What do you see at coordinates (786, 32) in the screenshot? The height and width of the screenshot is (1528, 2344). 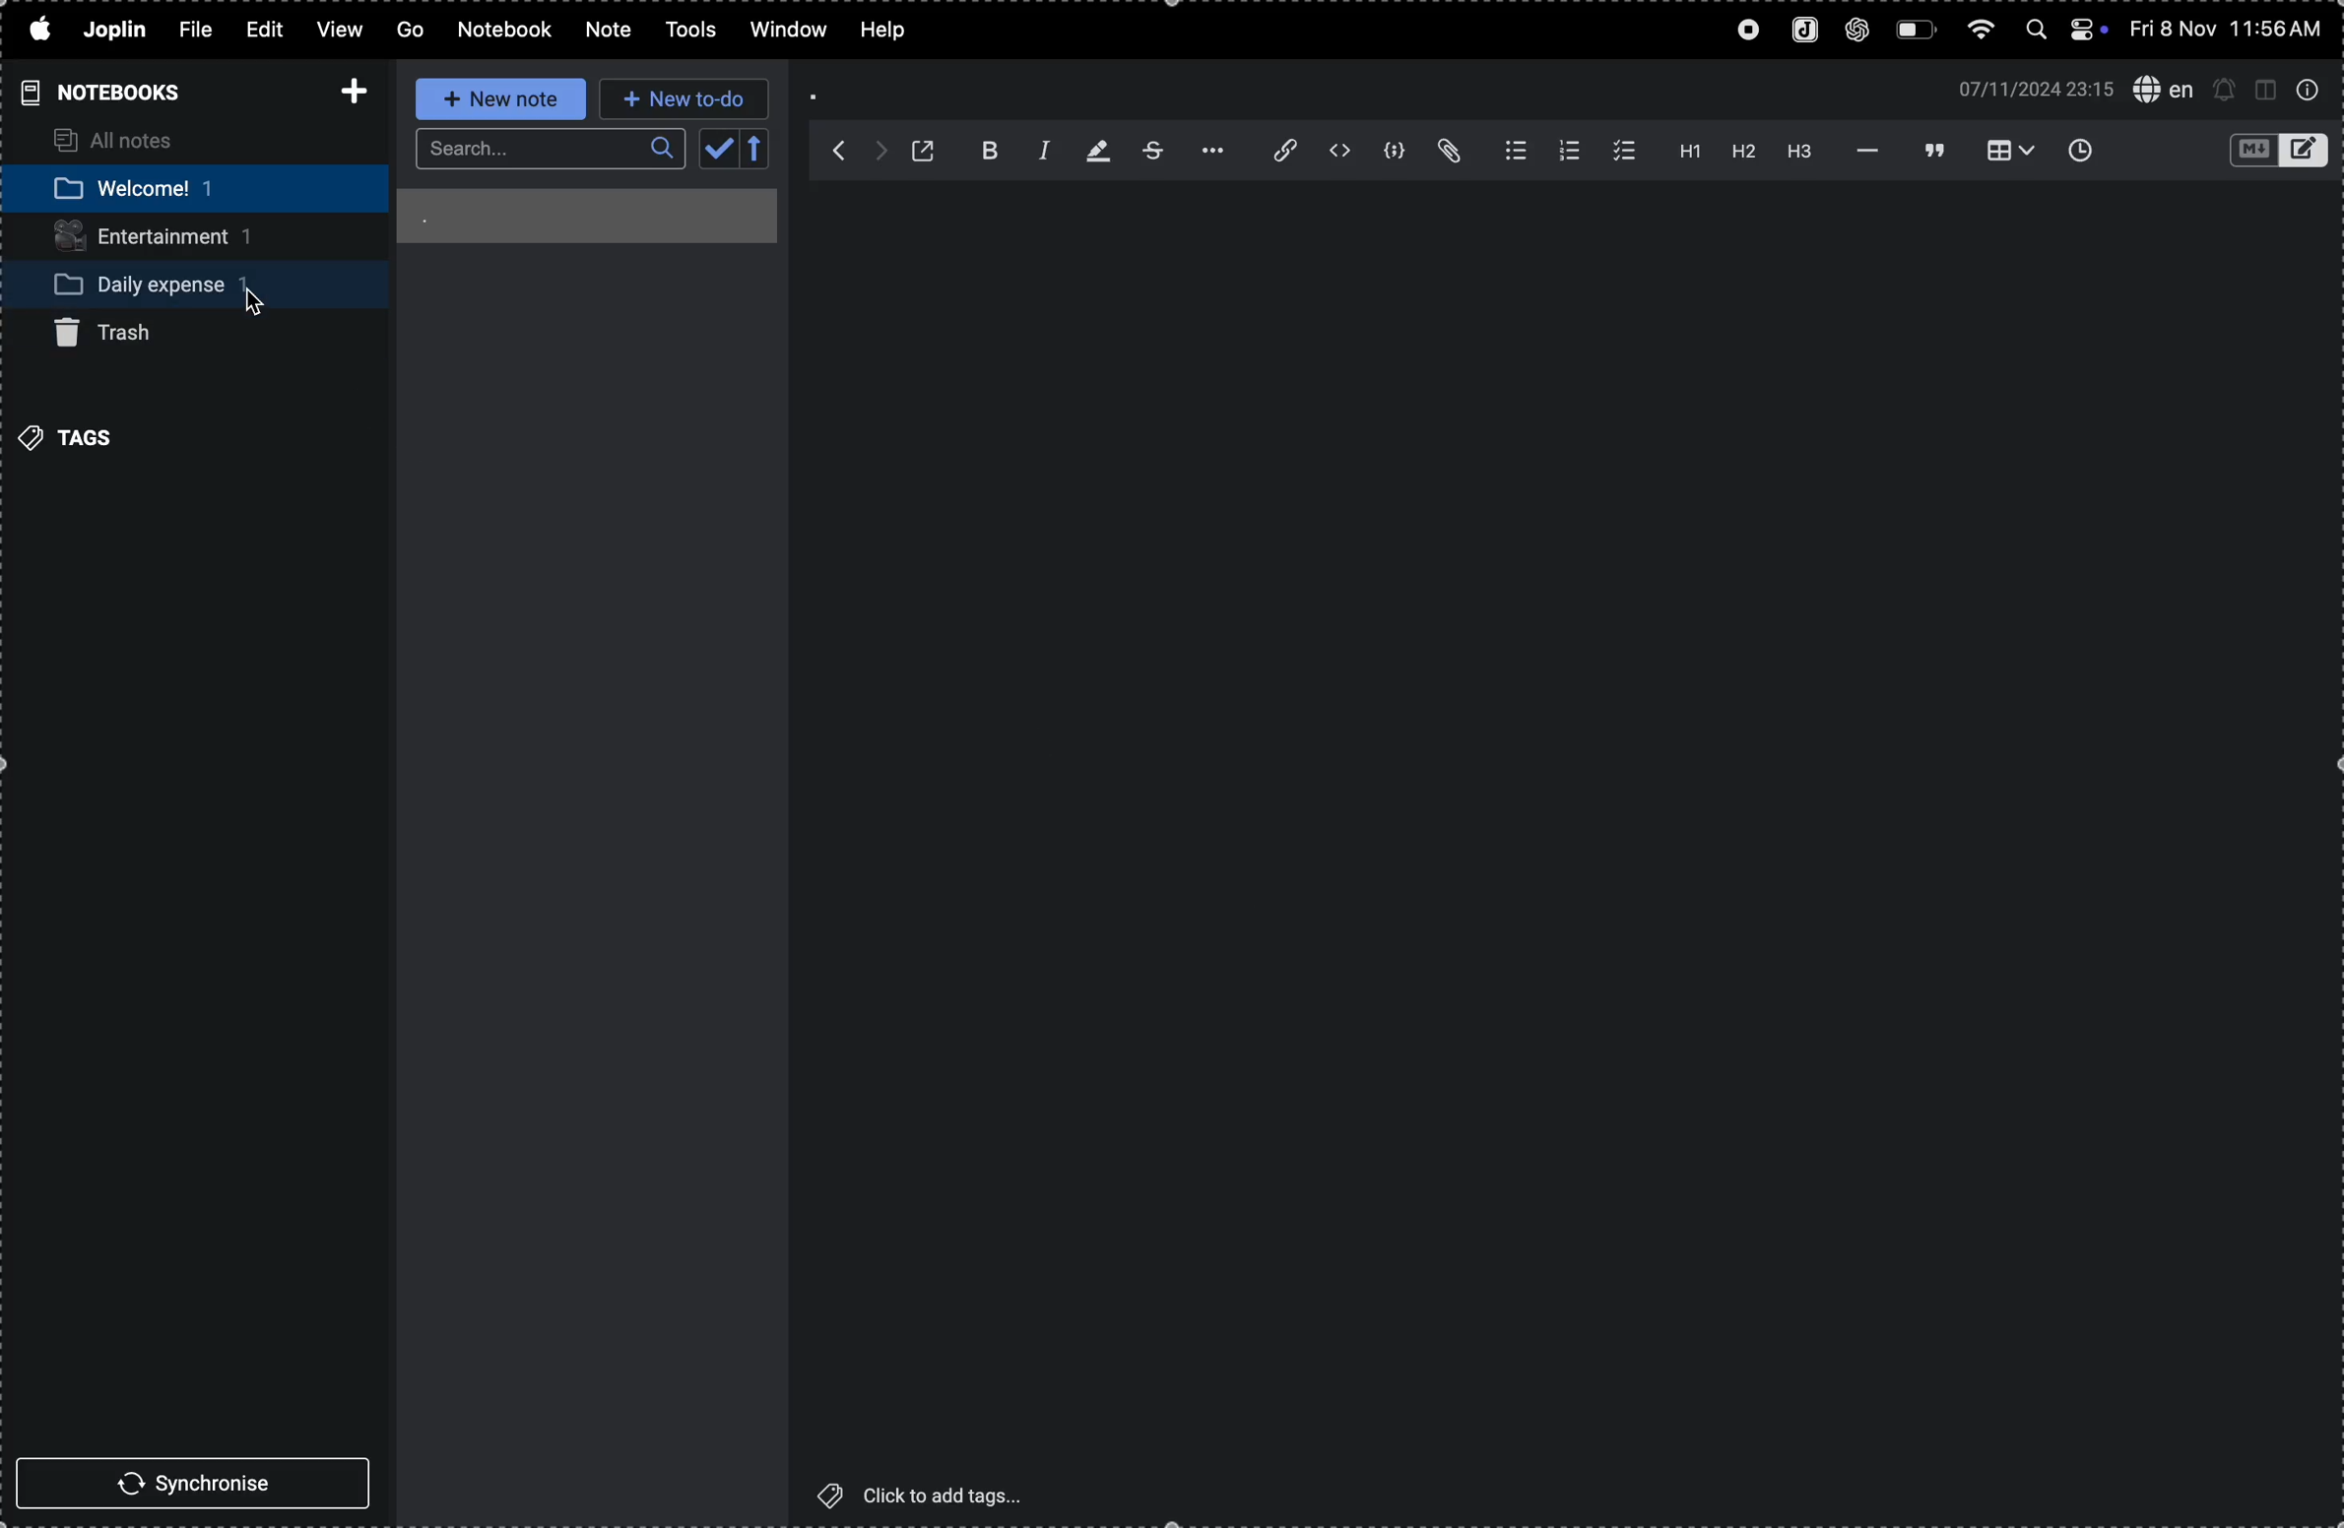 I see `window` at bounding box center [786, 32].